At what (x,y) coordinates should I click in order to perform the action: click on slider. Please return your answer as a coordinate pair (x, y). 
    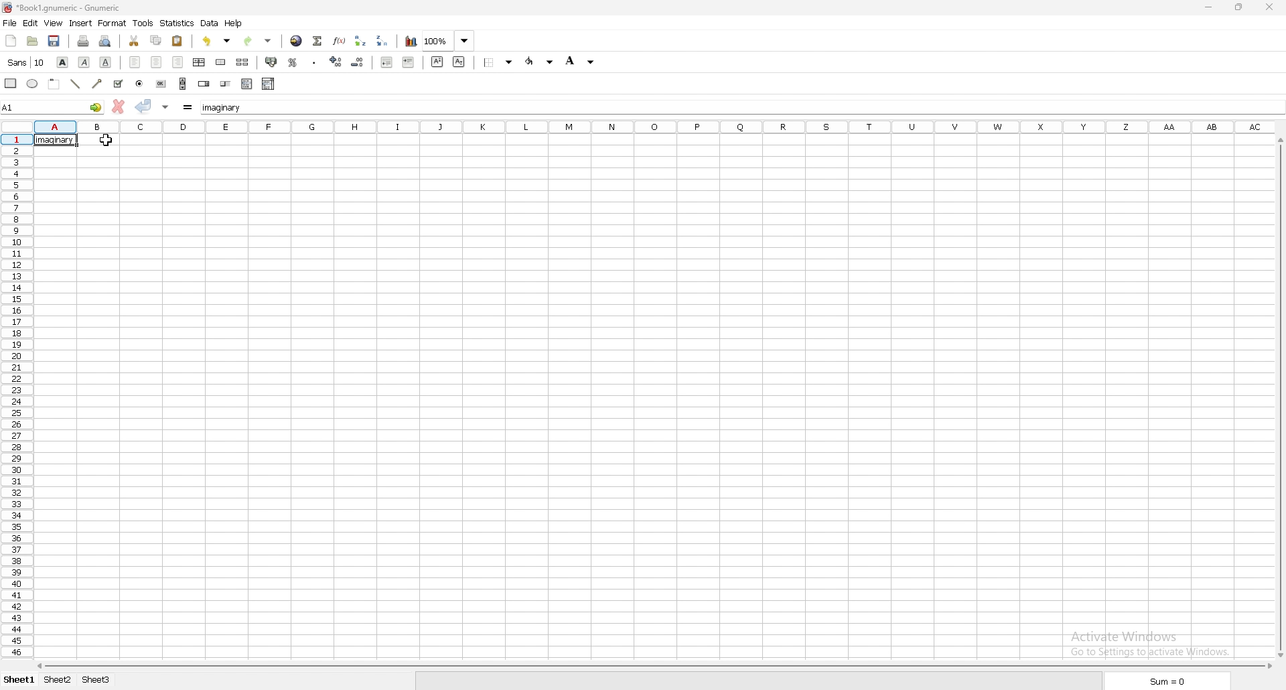
    Looking at the image, I should click on (226, 84).